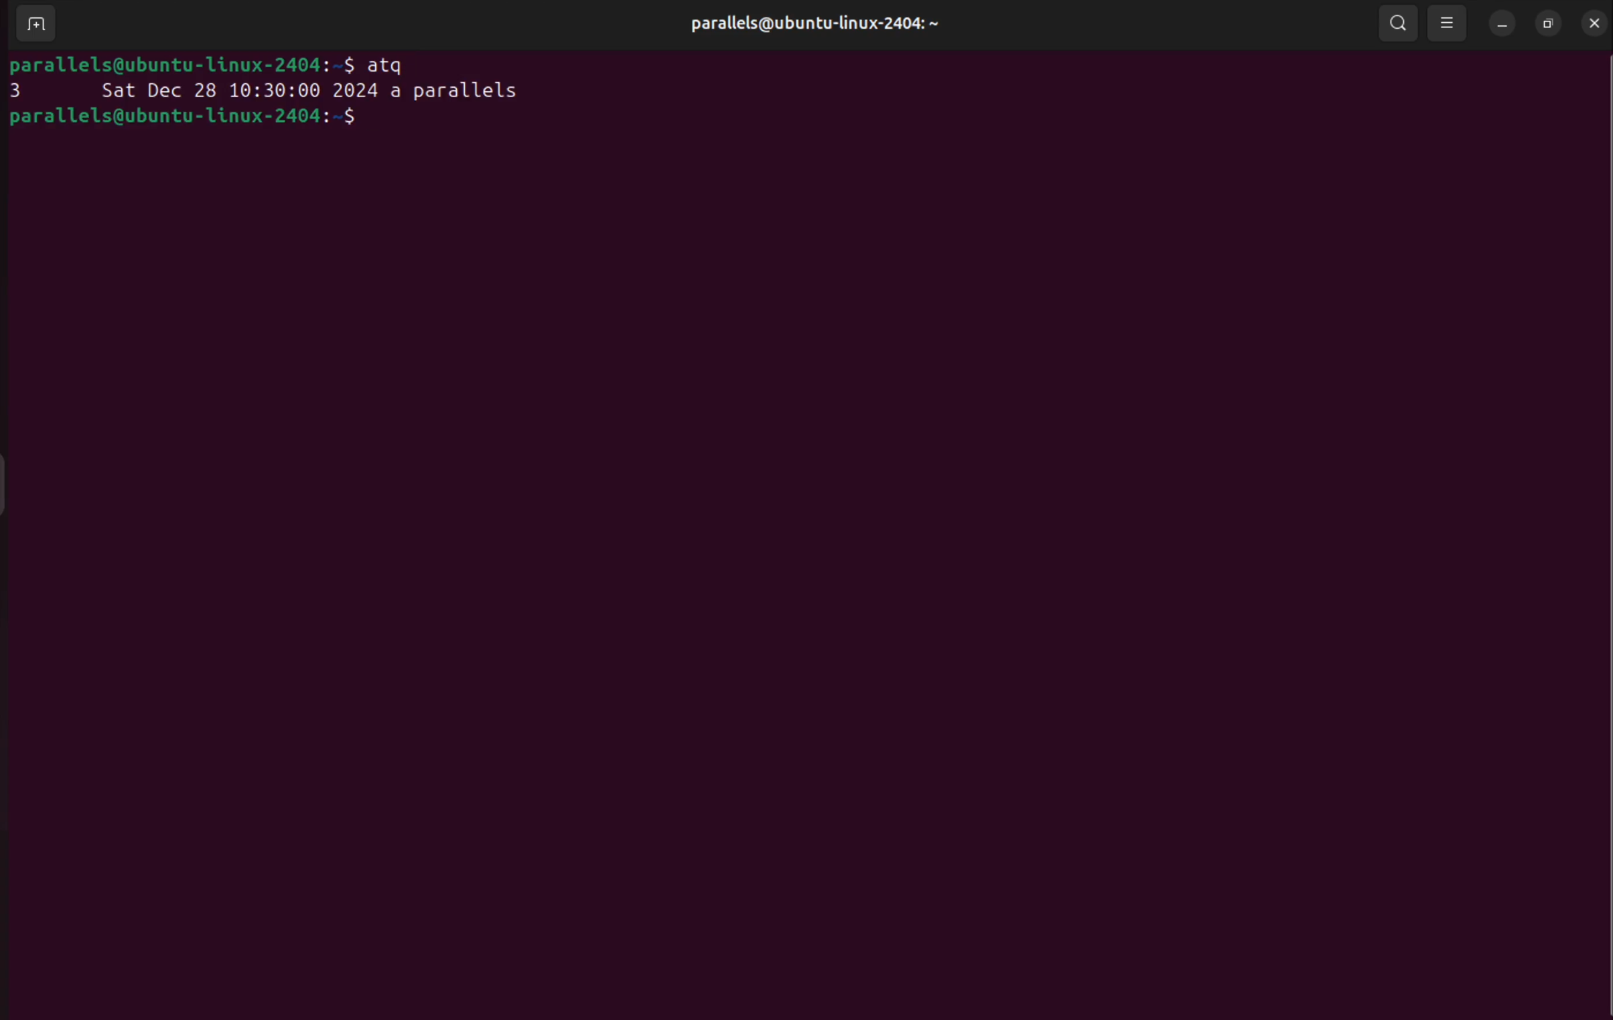 The width and height of the screenshot is (1613, 1020). Describe the element at coordinates (821, 24) in the screenshot. I see `parallels user profile` at that location.